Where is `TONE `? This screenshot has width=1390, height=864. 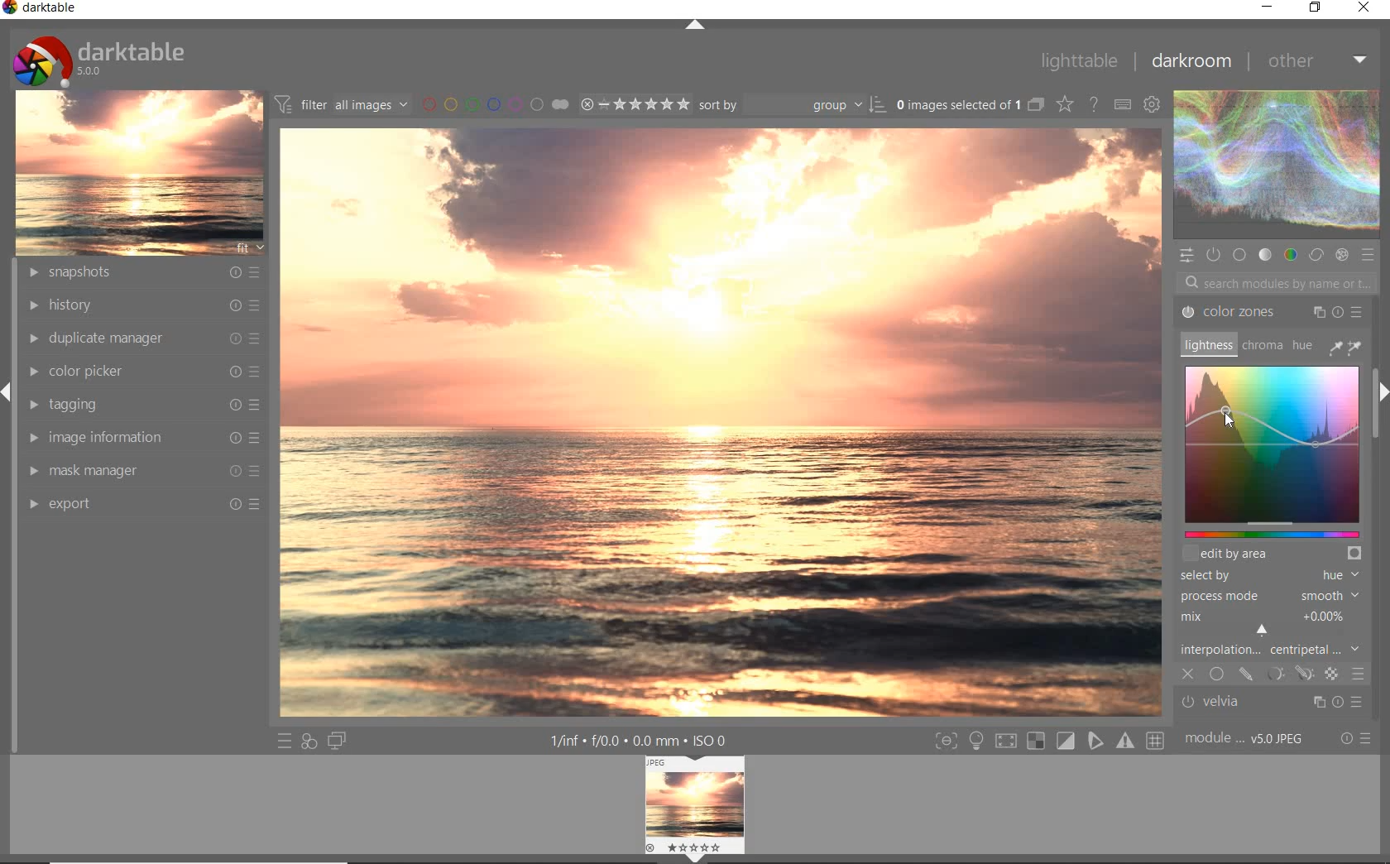 TONE  is located at coordinates (1265, 255).